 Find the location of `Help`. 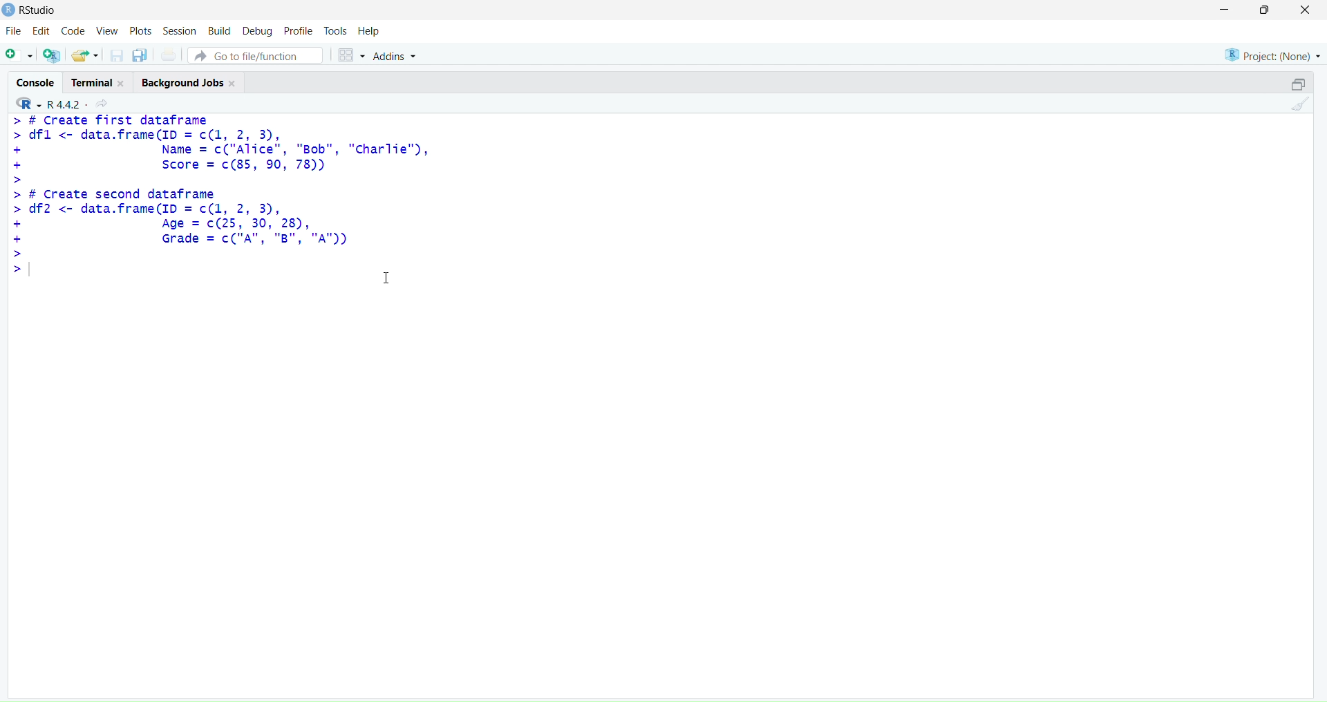

Help is located at coordinates (368, 30).